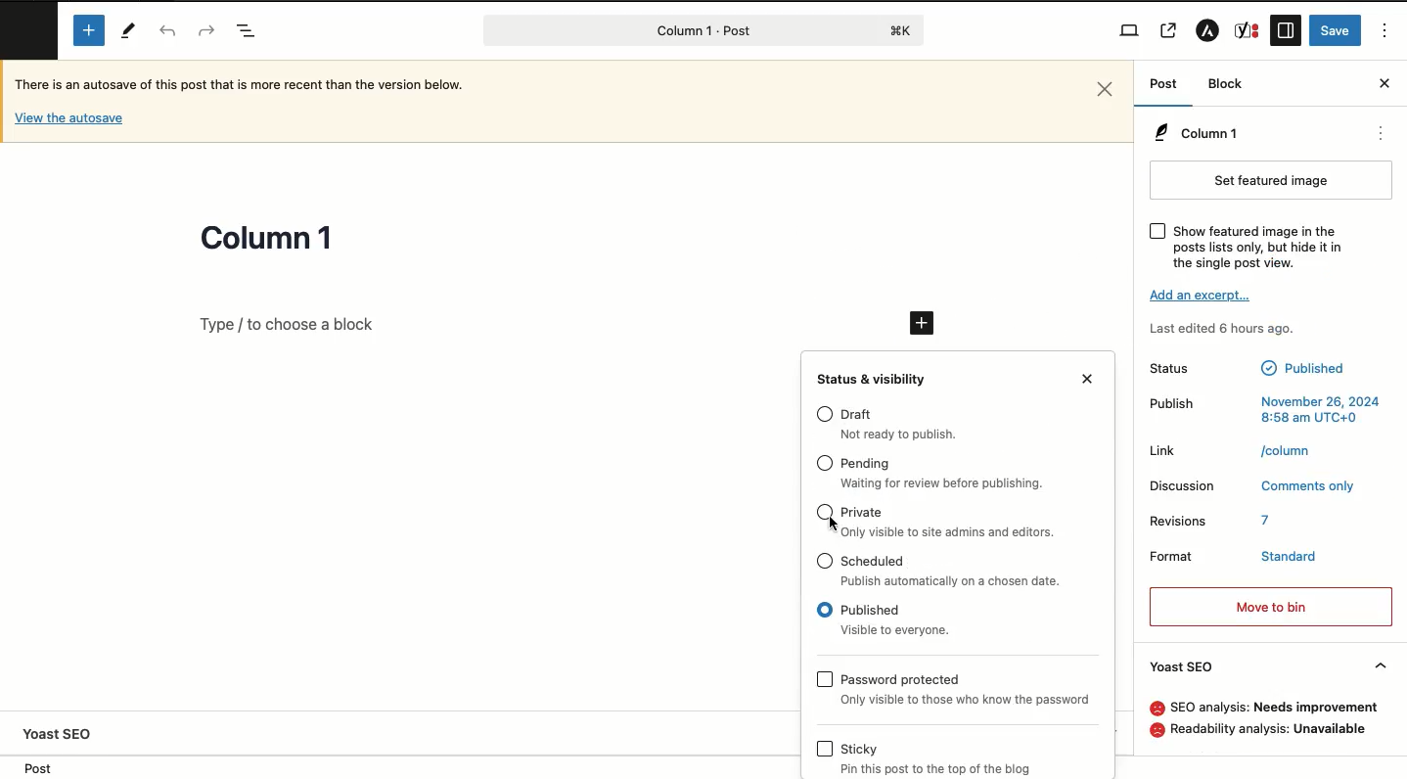 This screenshot has height=779, width=1407. I want to click on Checkbox, so click(824, 513).